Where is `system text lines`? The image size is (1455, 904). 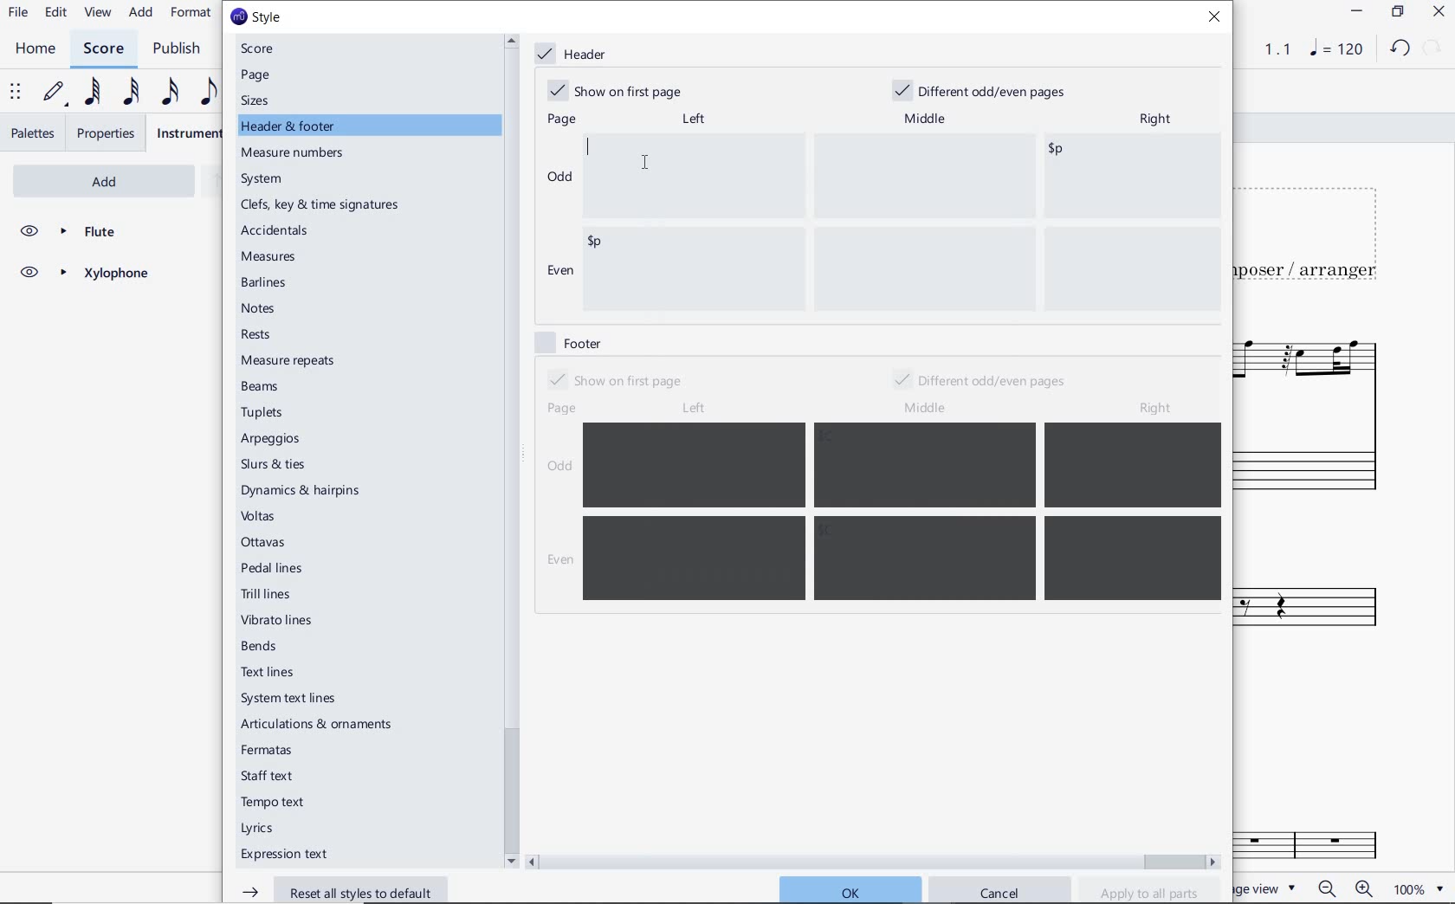 system text lines is located at coordinates (290, 698).